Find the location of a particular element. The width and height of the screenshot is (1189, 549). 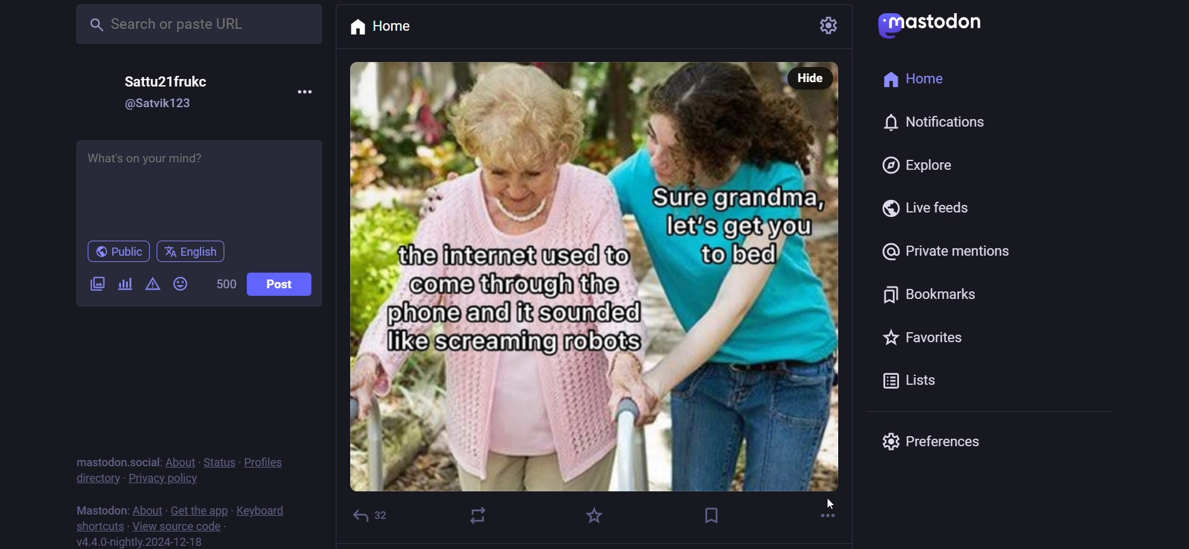

mastodon social is located at coordinates (113, 458).